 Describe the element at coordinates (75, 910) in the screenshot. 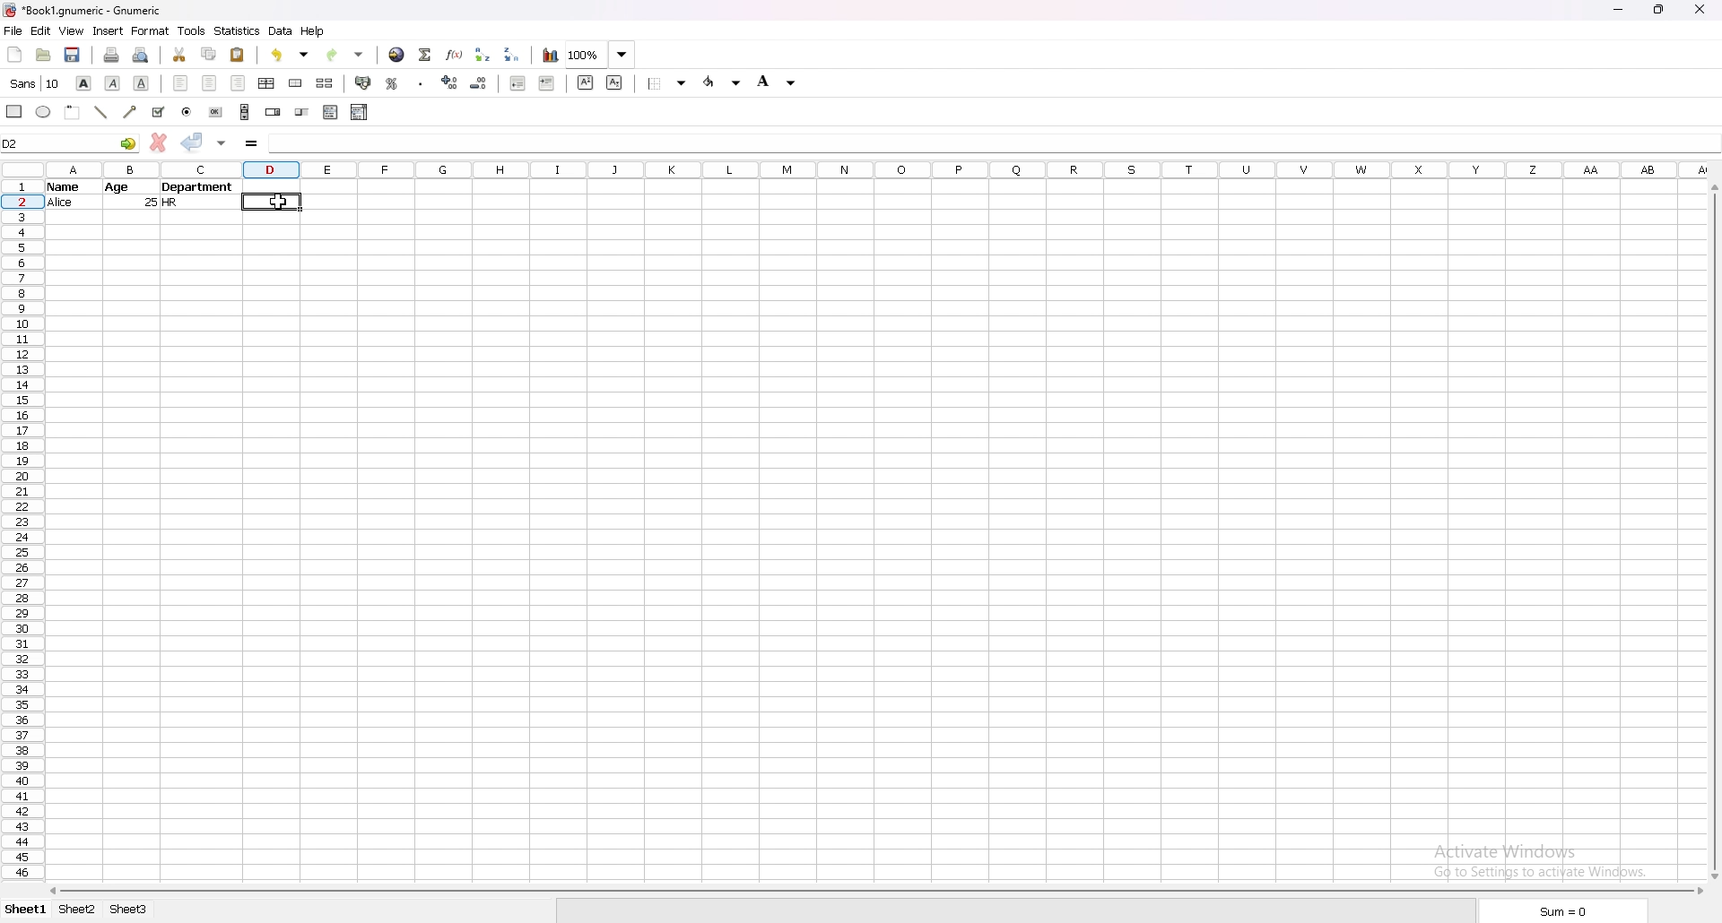

I see `sheet` at that location.